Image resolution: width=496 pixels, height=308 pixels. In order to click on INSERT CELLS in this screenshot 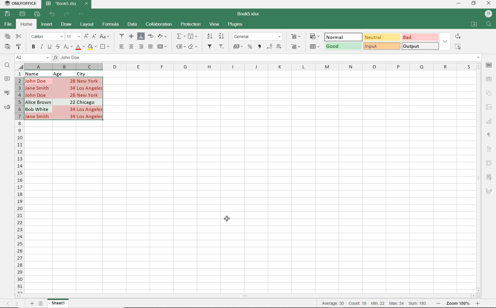, I will do `click(297, 36)`.